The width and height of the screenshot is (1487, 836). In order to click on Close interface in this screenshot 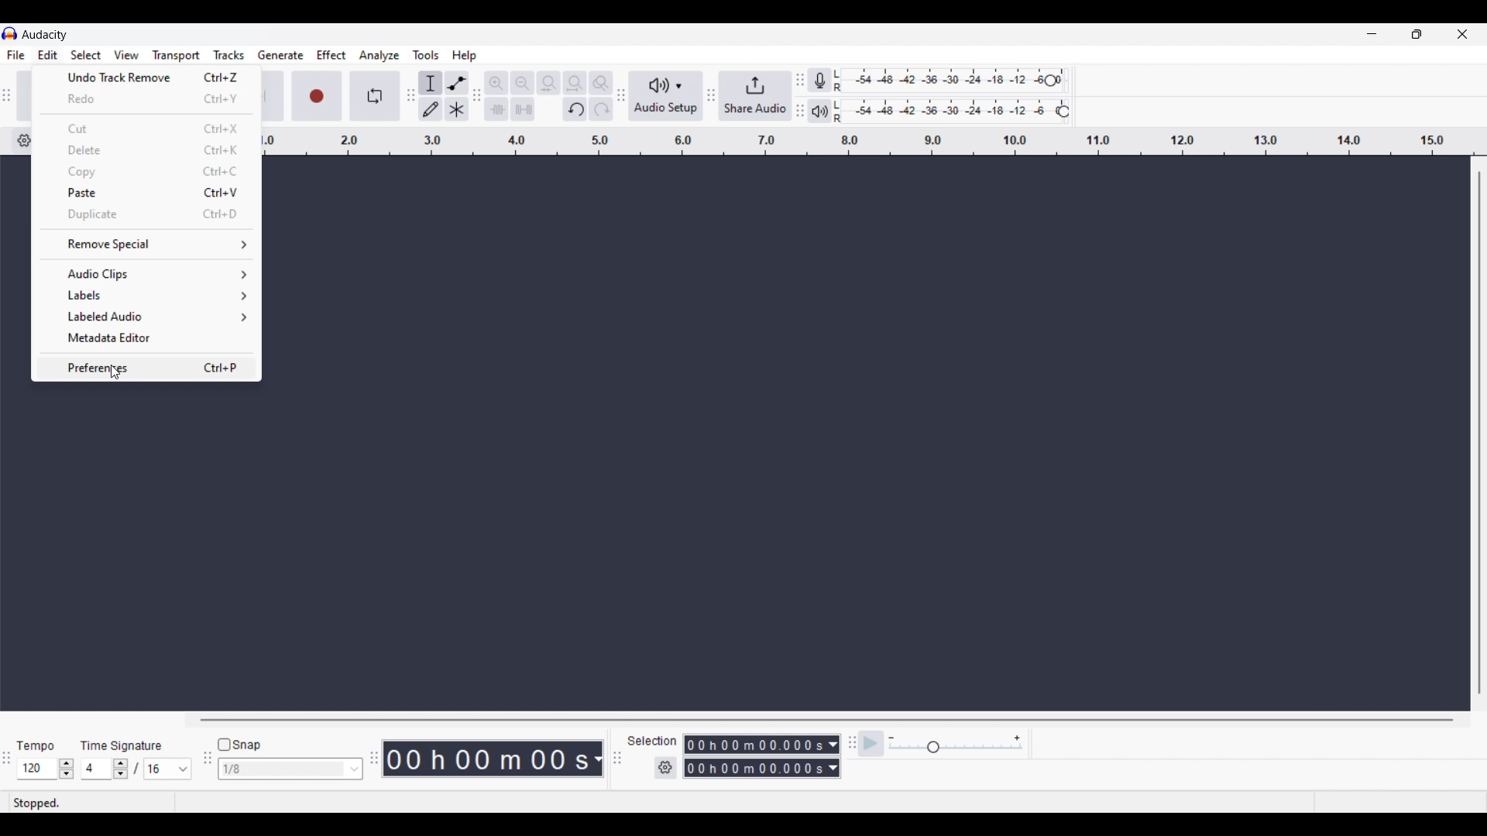, I will do `click(1462, 33)`.